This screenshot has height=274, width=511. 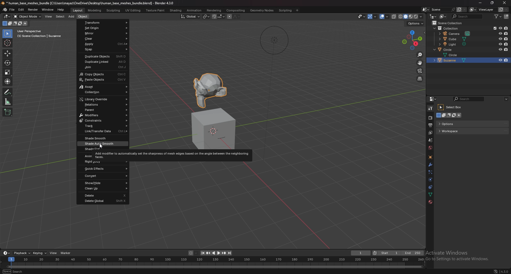 What do you see at coordinates (494, 28) in the screenshot?
I see `exclude from viewlayer` at bounding box center [494, 28].